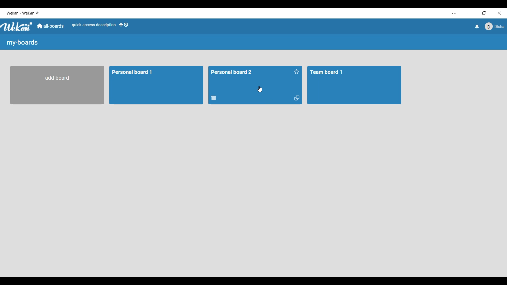 The width and height of the screenshot is (507, 285). Describe the element at coordinates (17, 27) in the screenshot. I see `Software logo` at that location.